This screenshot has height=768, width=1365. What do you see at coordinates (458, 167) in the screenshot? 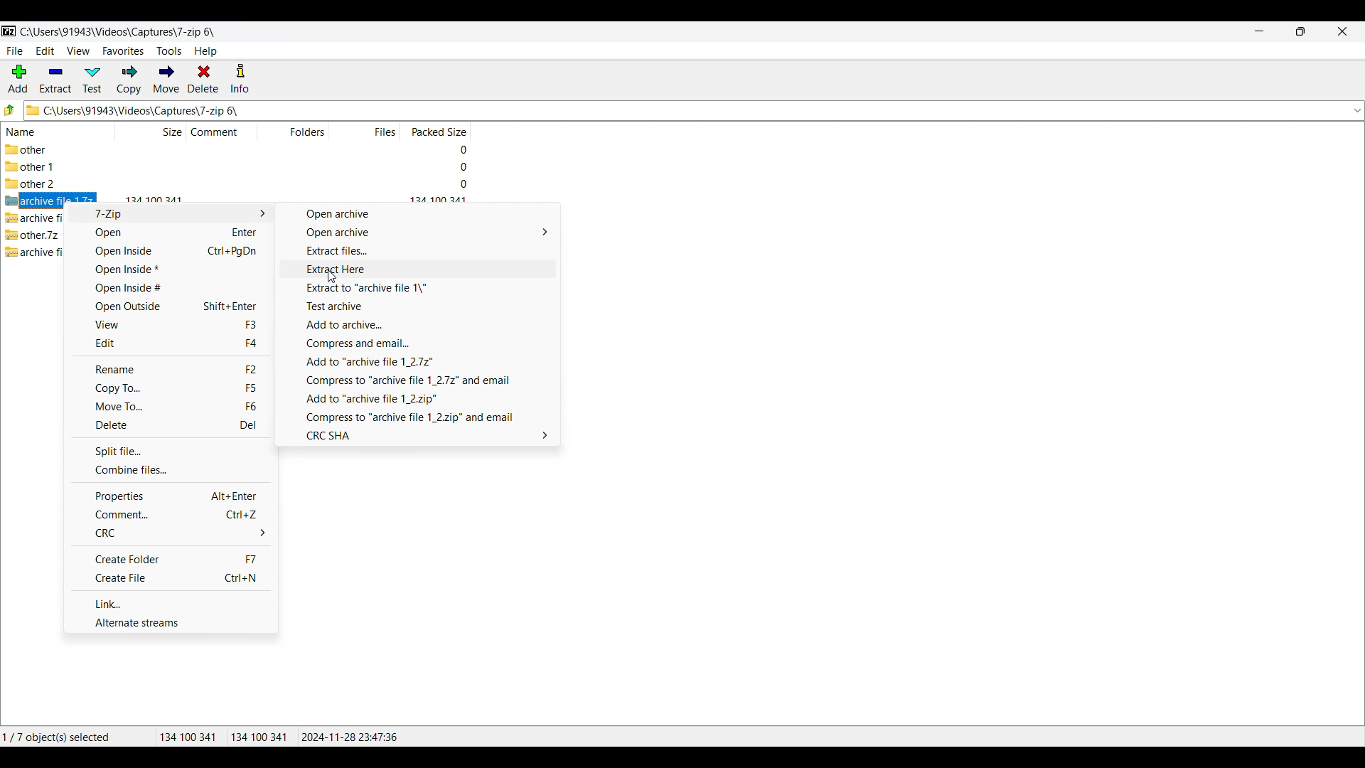
I see `packed size` at bounding box center [458, 167].